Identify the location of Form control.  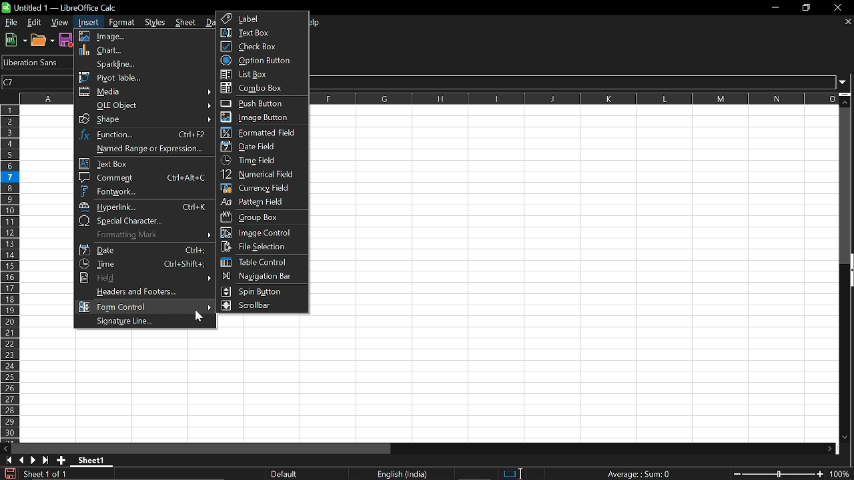
(145, 307).